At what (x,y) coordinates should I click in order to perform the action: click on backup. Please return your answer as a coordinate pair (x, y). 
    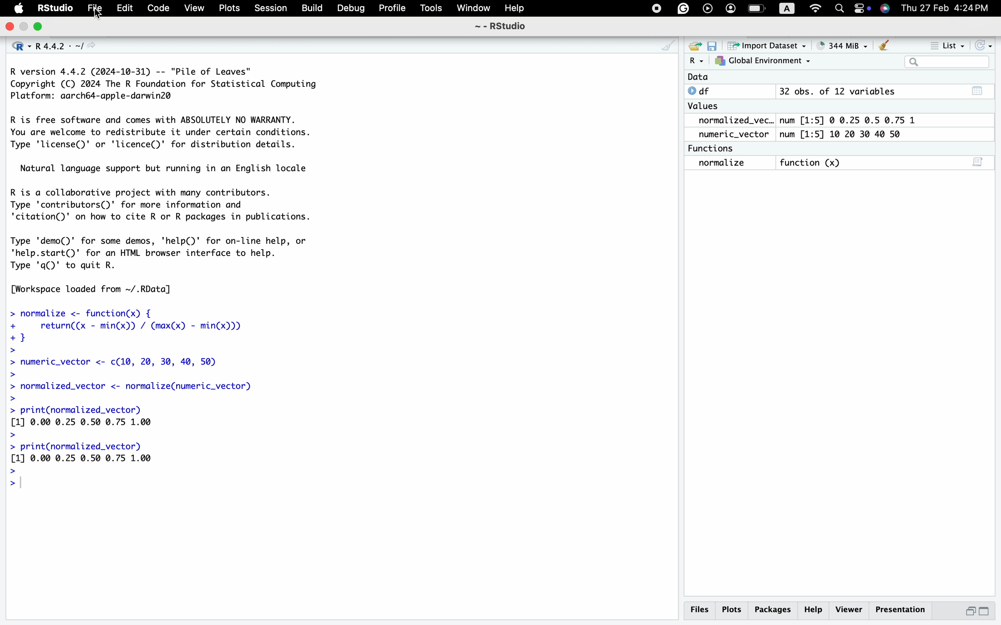
    Looking at the image, I should click on (706, 9).